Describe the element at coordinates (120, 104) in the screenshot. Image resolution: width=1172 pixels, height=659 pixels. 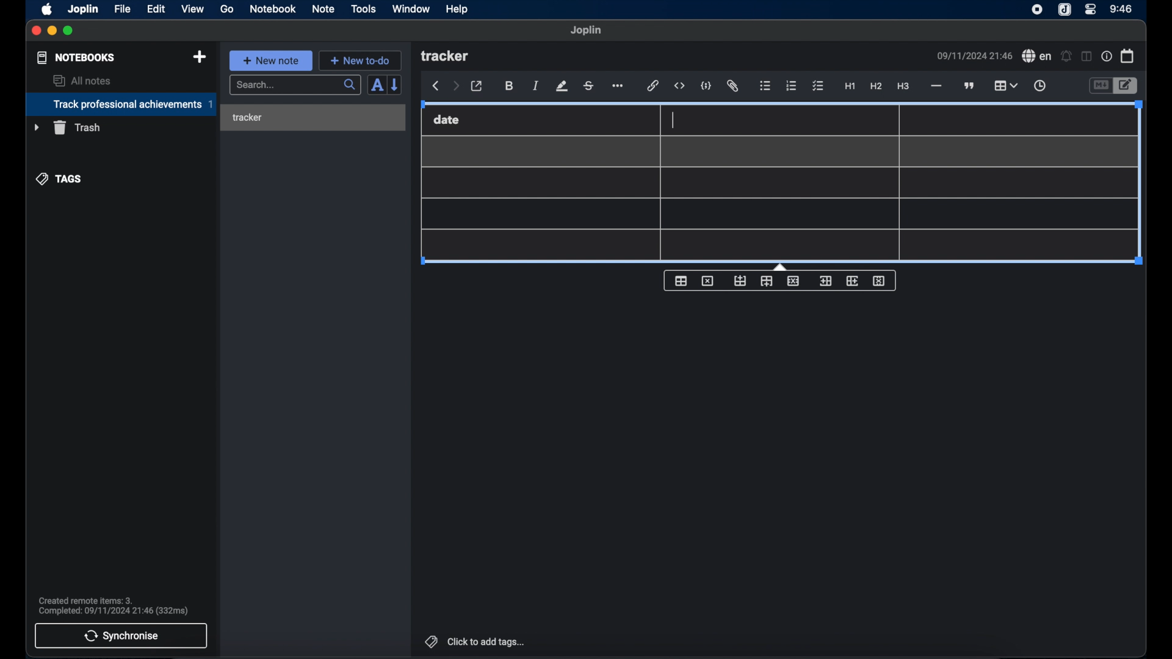
I see `track professional achievements` at that location.